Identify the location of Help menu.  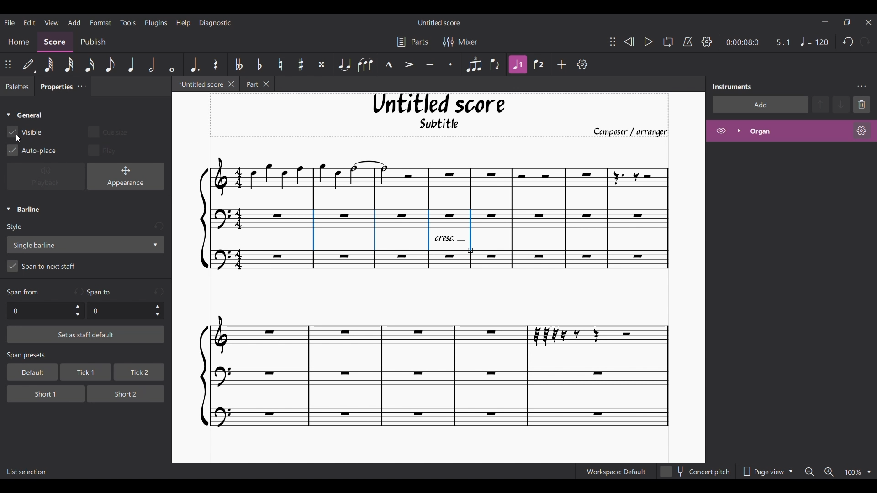
(183, 22).